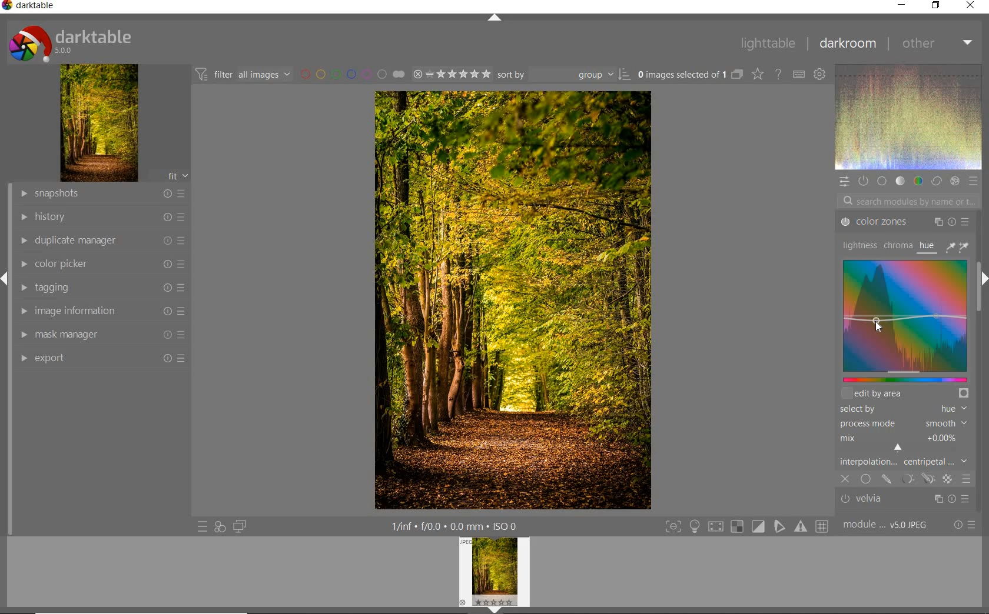  Describe the element at coordinates (97, 122) in the screenshot. I see `IMAGE` at that location.